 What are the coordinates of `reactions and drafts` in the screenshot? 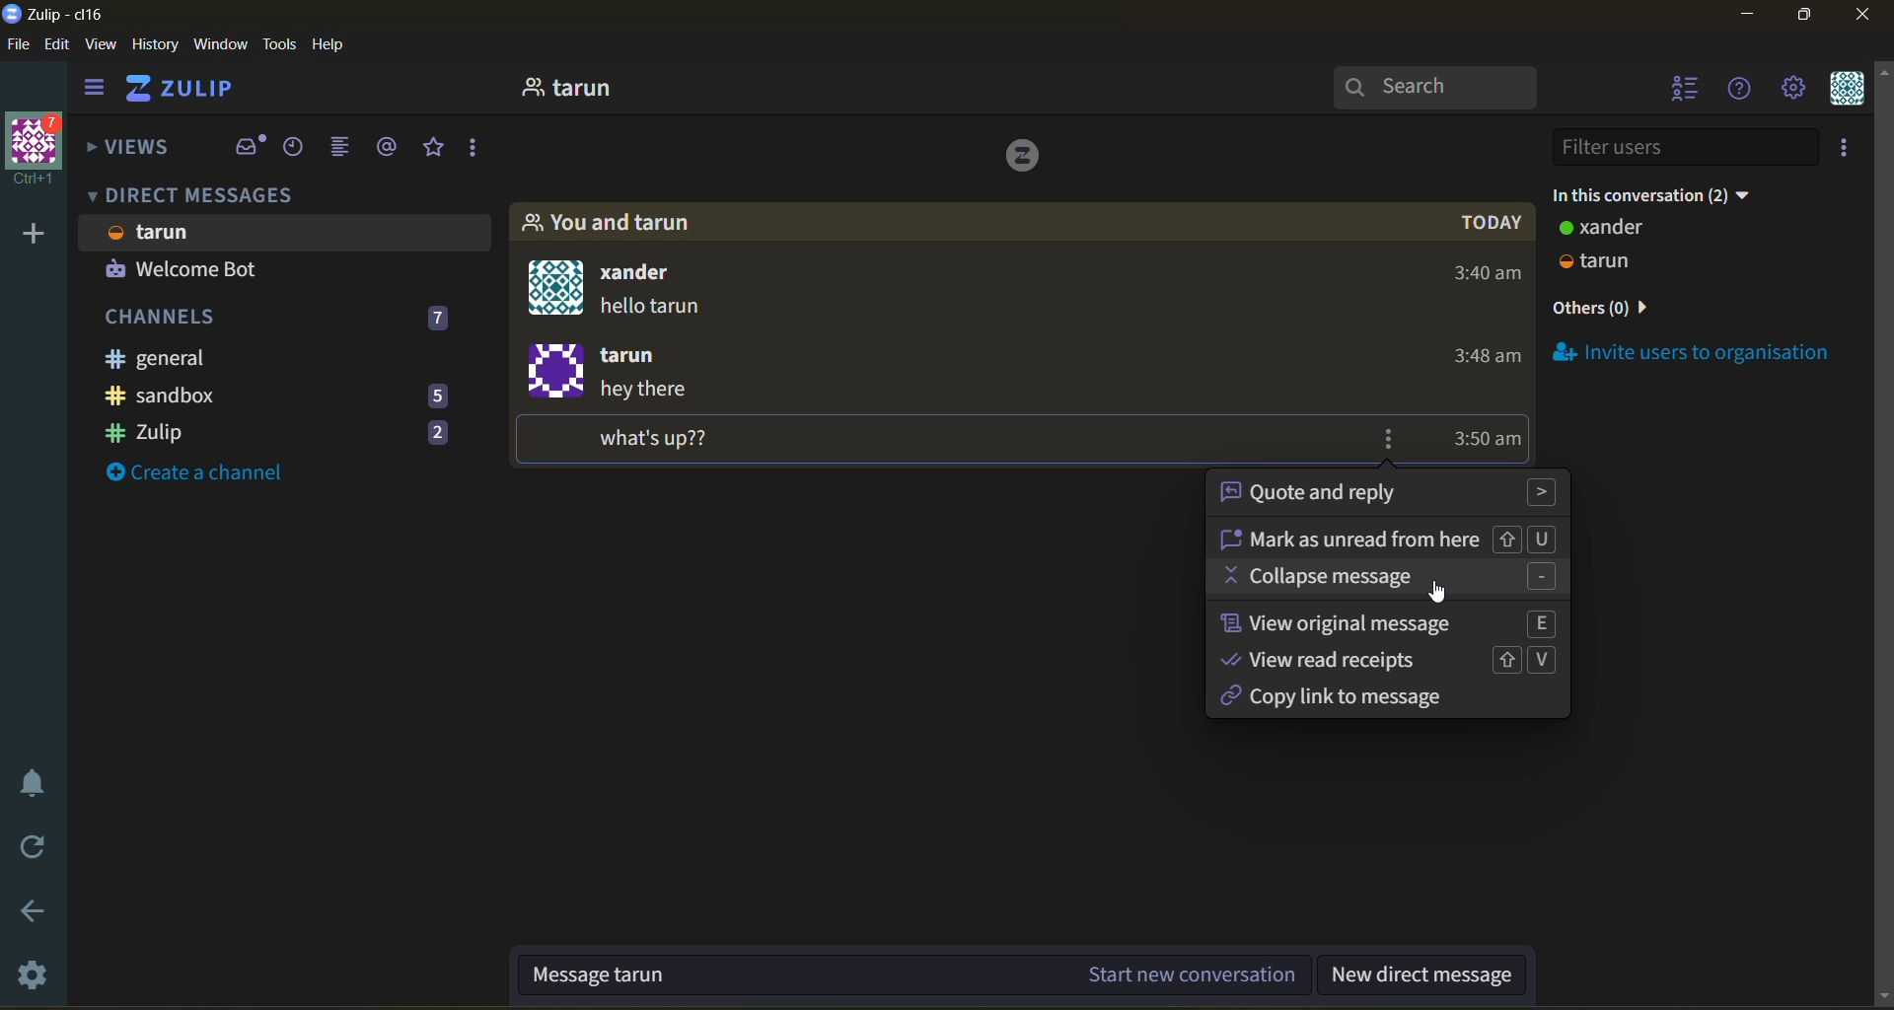 It's located at (479, 150).